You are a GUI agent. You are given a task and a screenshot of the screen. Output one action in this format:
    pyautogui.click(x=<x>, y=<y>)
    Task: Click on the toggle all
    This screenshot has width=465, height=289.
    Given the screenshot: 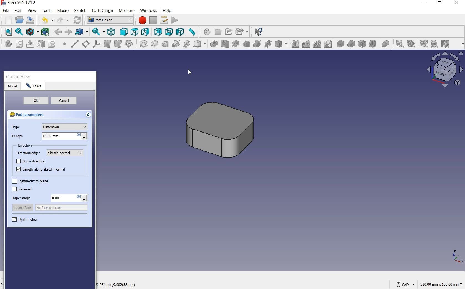 What is the action you would take?
    pyautogui.click(x=446, y=44)
    